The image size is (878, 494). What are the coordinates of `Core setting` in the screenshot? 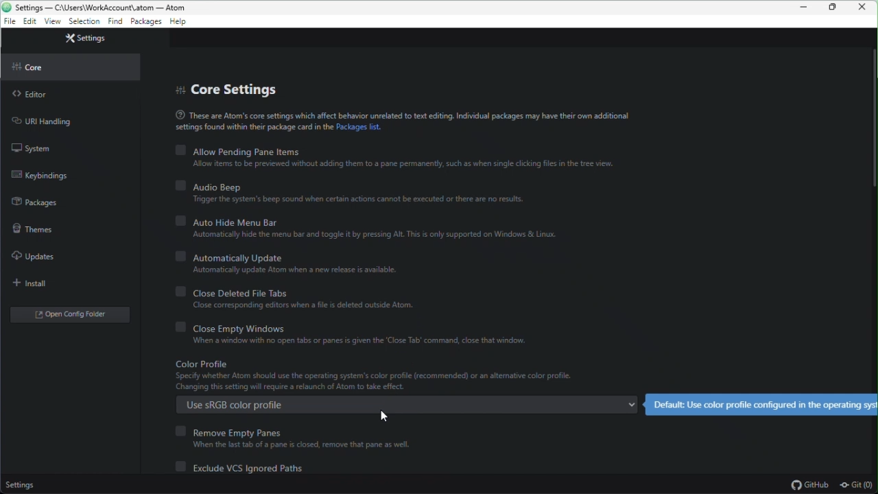 It's located at (239, 89).